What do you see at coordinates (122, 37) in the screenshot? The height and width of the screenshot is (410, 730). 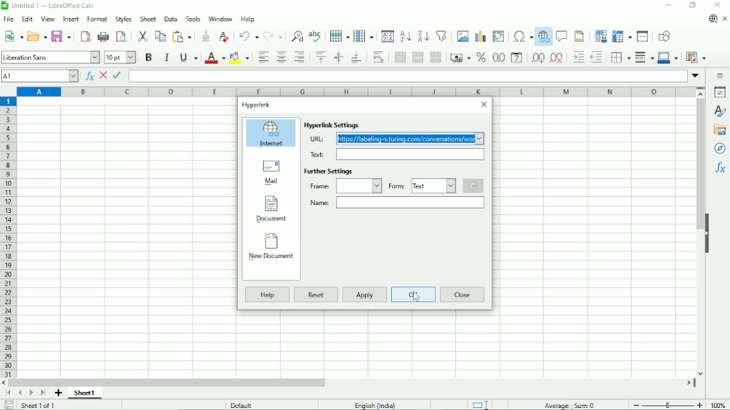 I see `Toggle print preview` at bounding box center [122, 37].